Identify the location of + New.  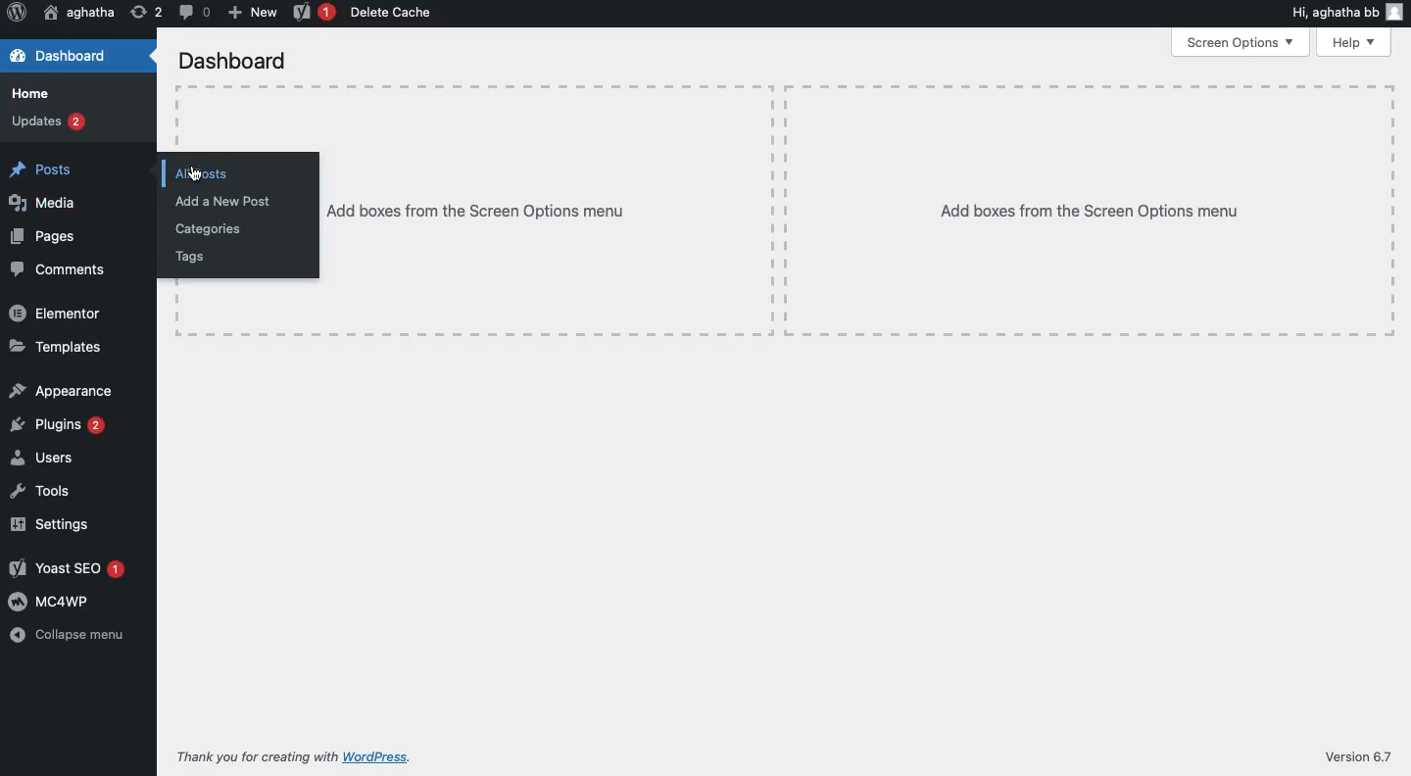
(252, 12).